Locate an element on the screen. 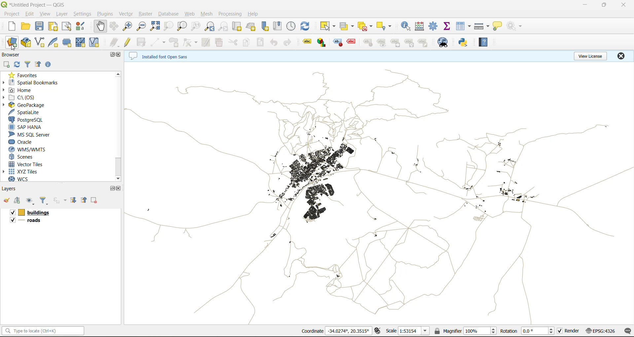 The width and height of the screenshot is (634, 337). zoom next is located at coordinates (224, 26).